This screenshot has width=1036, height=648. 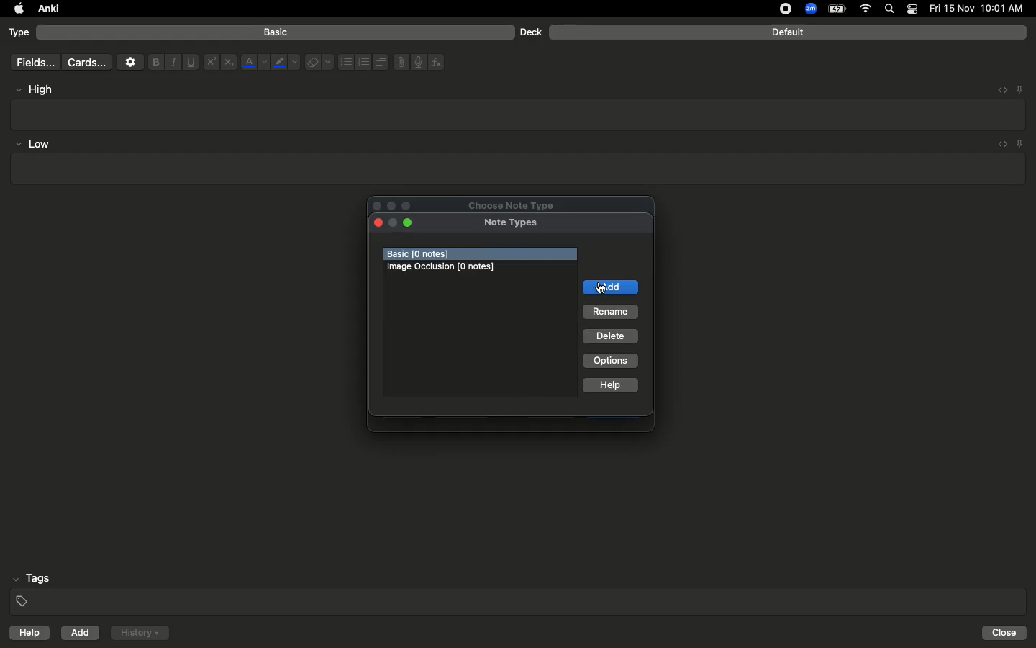 I want to click on Marker, so click(x=286, y=63).